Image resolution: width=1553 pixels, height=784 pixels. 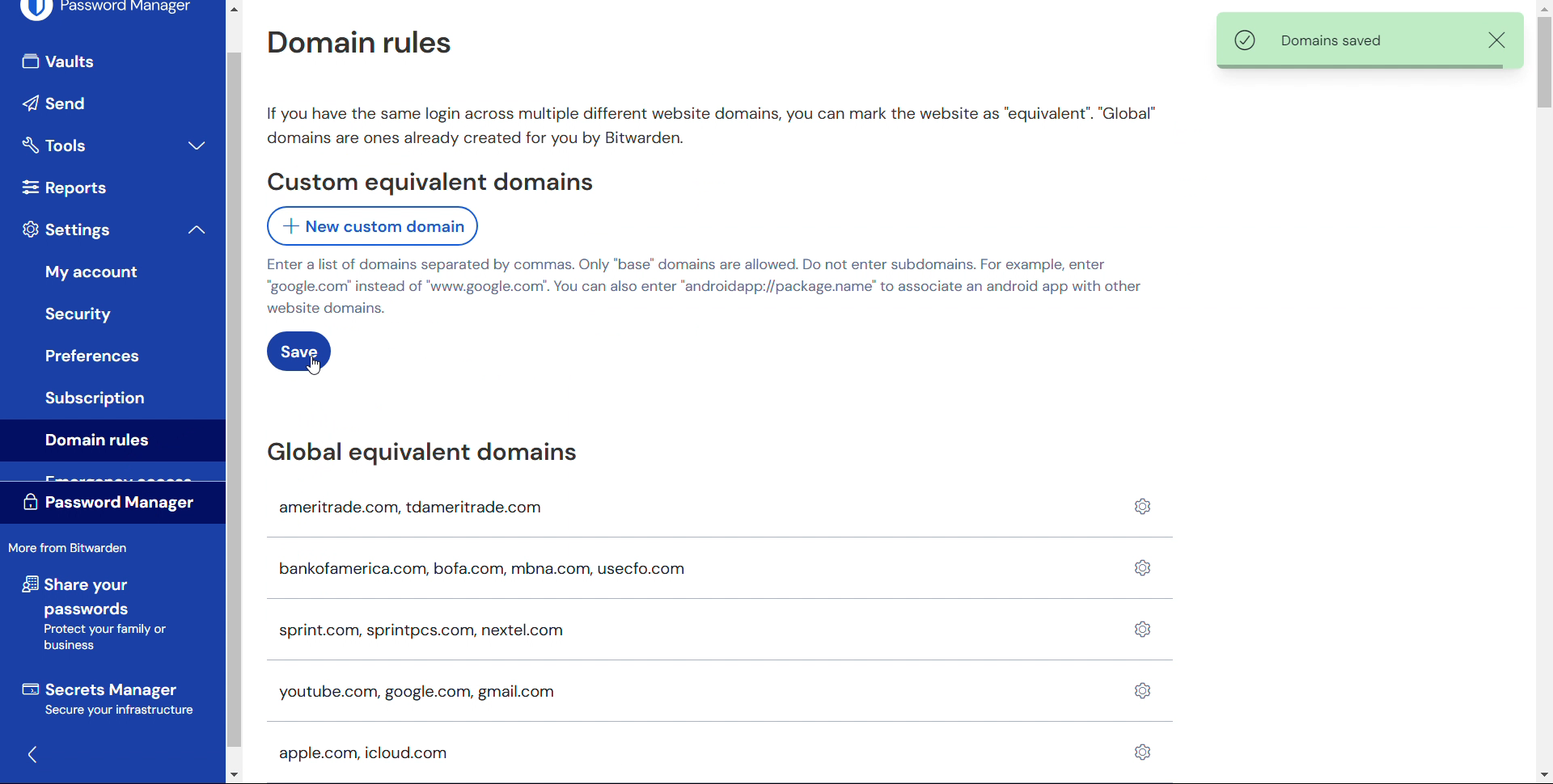 I want to click on collapse settings, so click(x=194, y=229).